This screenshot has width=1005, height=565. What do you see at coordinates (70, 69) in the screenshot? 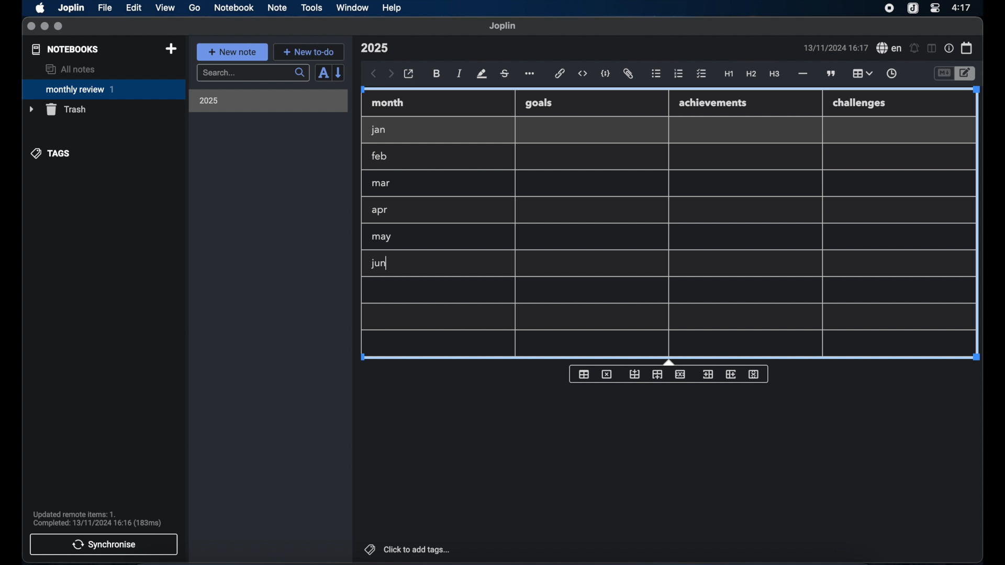
I see `all notes` at bounding box center [70, 69].